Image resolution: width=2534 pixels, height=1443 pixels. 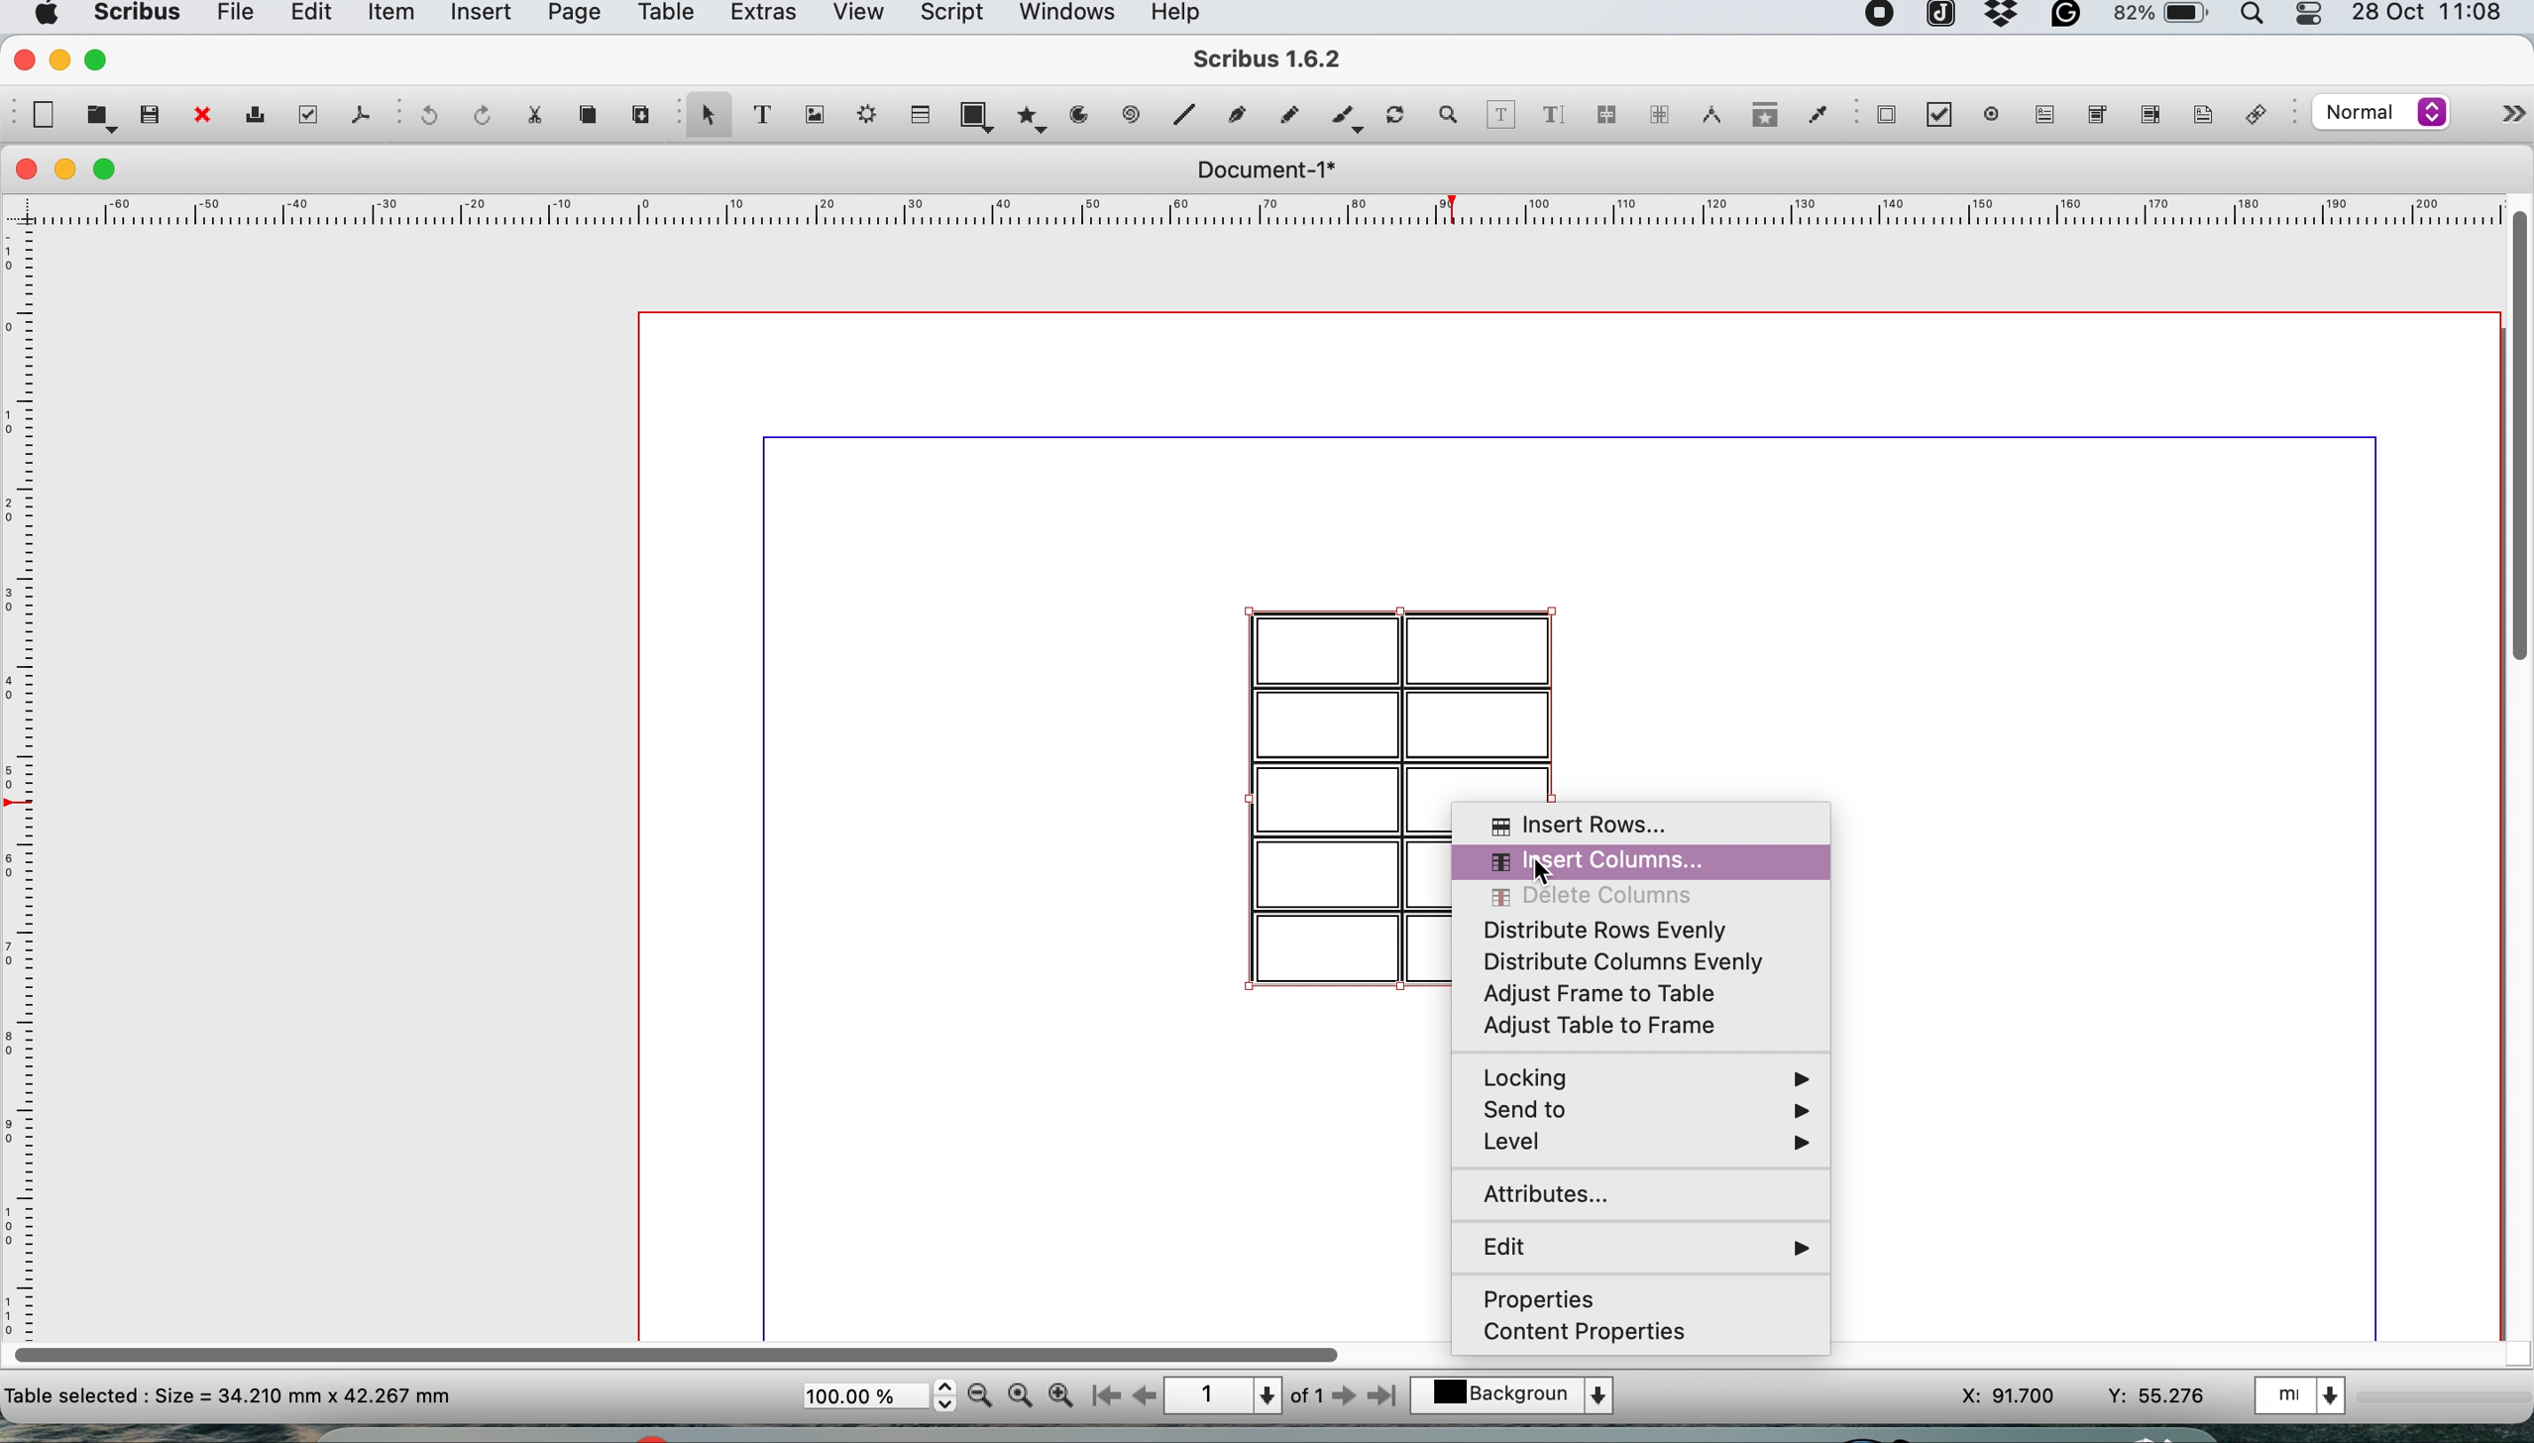 I want to click on shape, so click(x=981, y=115).